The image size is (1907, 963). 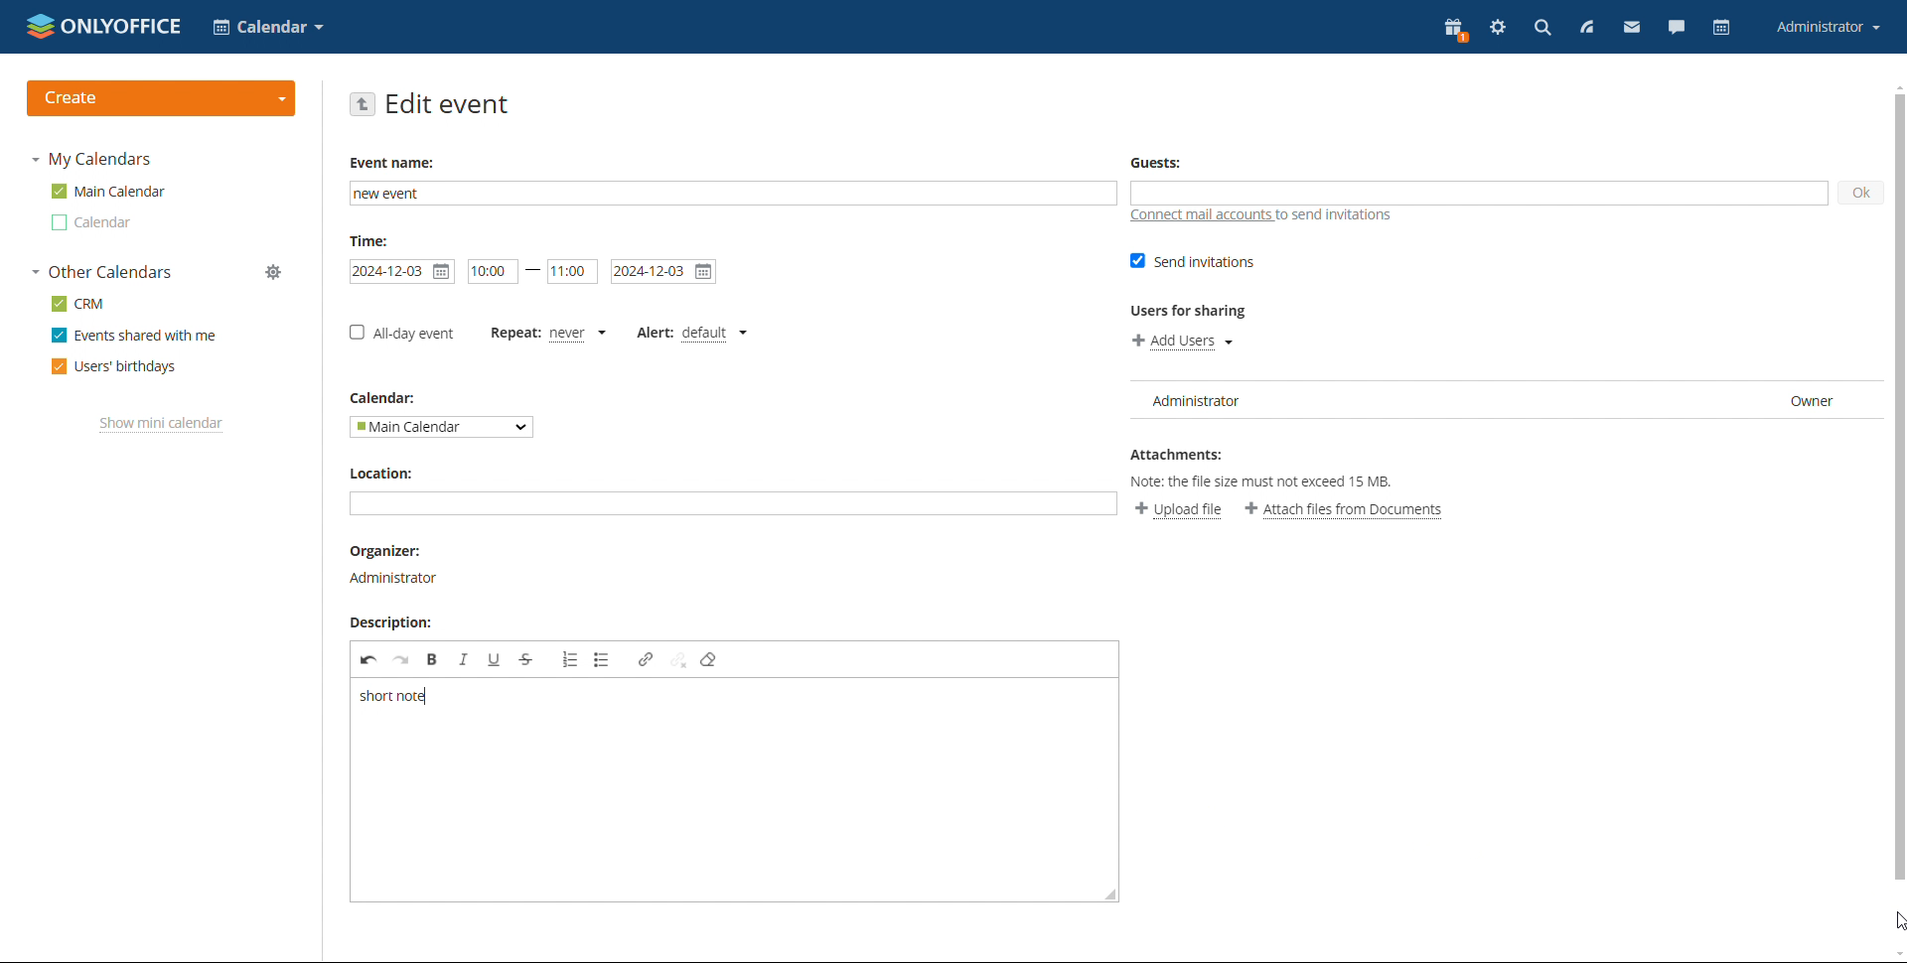 I want to click on other calendars, so click(x=103, y=271).